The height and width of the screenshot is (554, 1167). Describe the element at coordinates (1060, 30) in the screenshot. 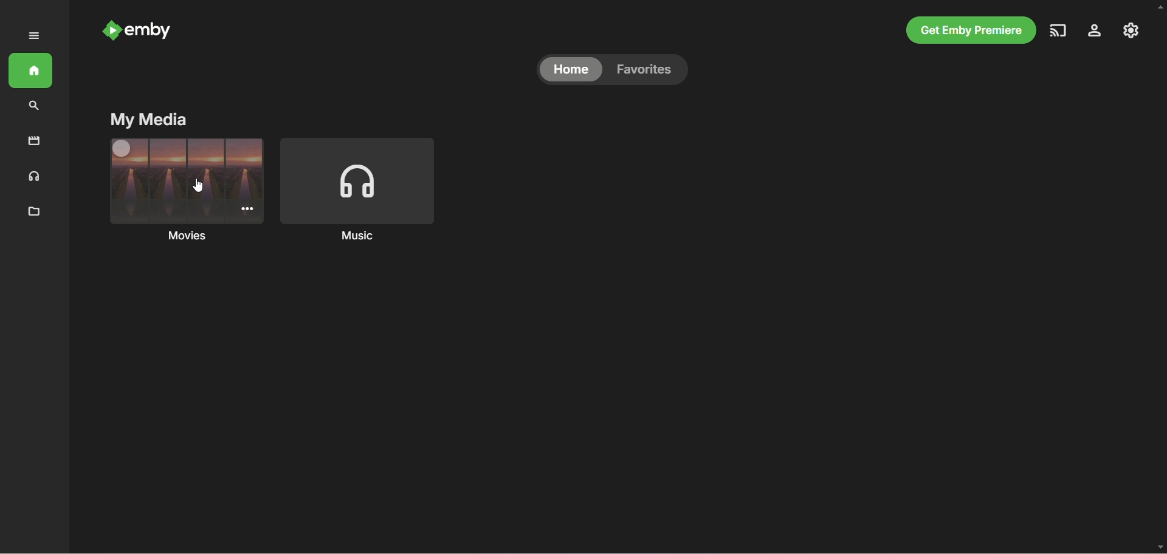

I see `play on another device` at that location.